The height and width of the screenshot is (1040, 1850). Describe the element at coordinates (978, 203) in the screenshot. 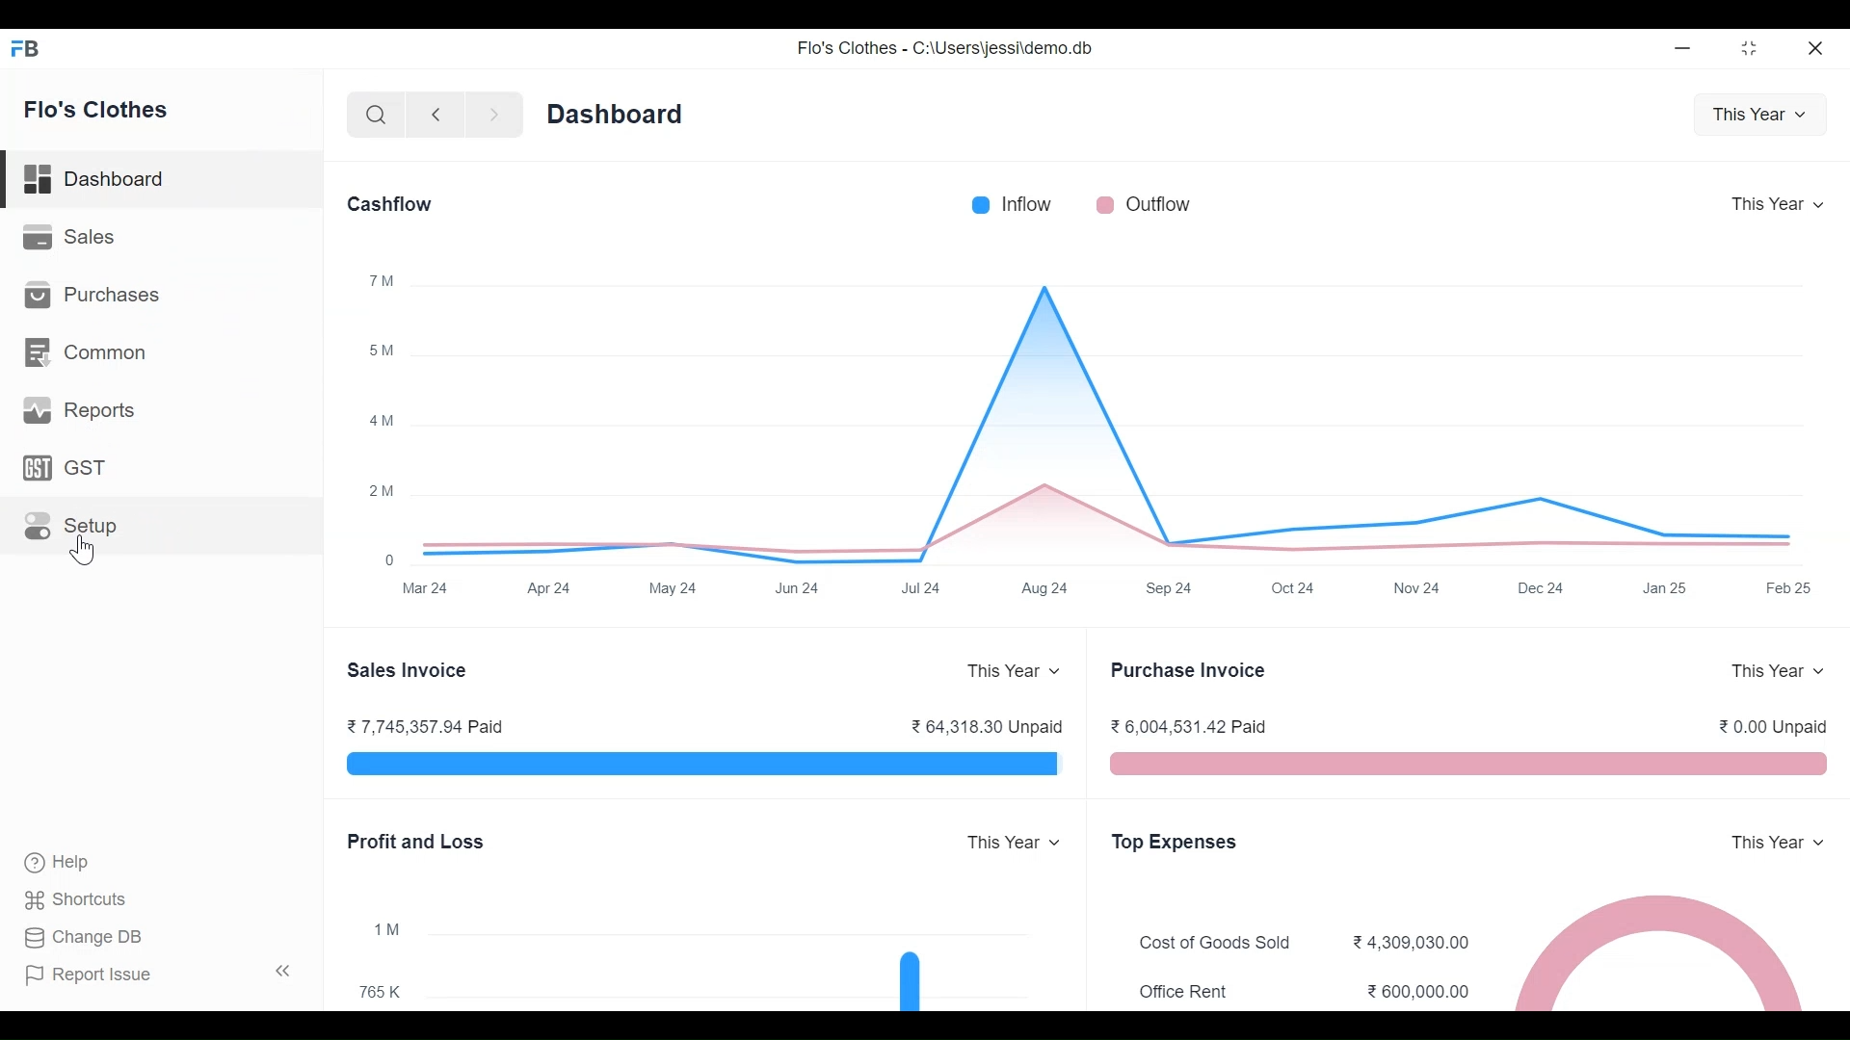

I see `Inflow color bar` at that location.